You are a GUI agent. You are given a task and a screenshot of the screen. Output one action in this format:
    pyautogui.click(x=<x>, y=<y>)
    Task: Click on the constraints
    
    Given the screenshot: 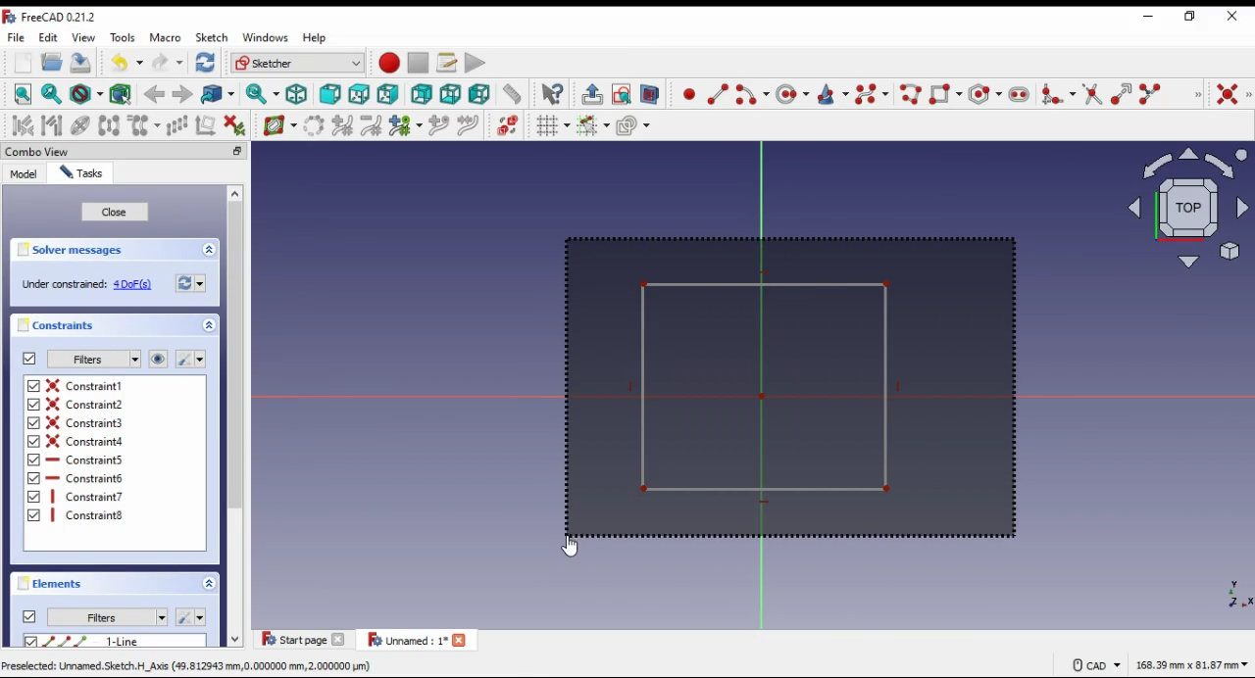 What is the action you would take?
    pyautogui.click(x=61, y=326)
    